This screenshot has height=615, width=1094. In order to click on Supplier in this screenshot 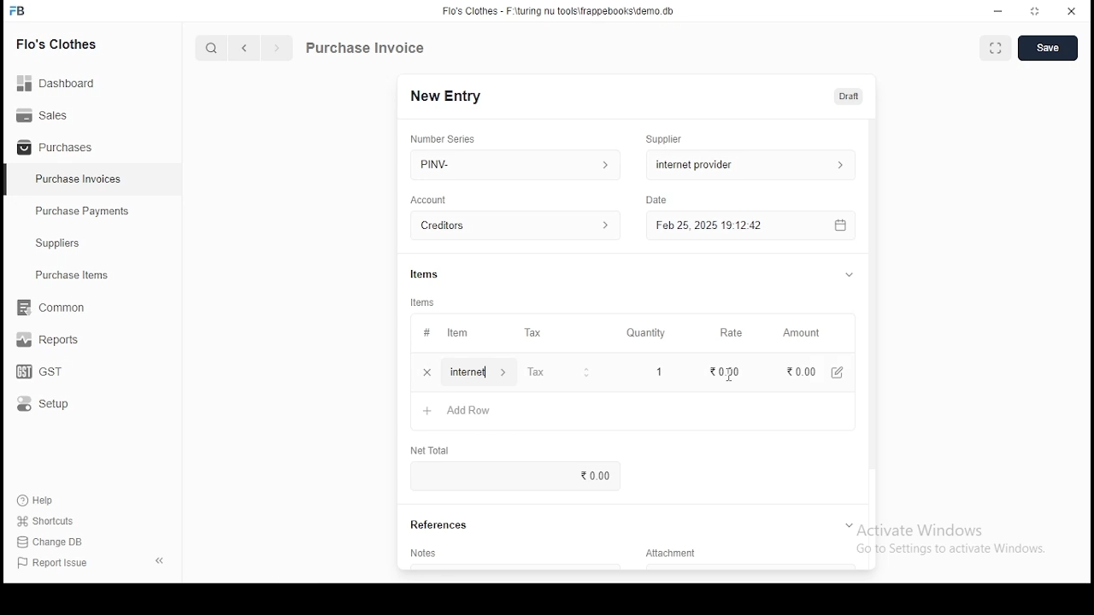, I will do `click(665, 139)`.